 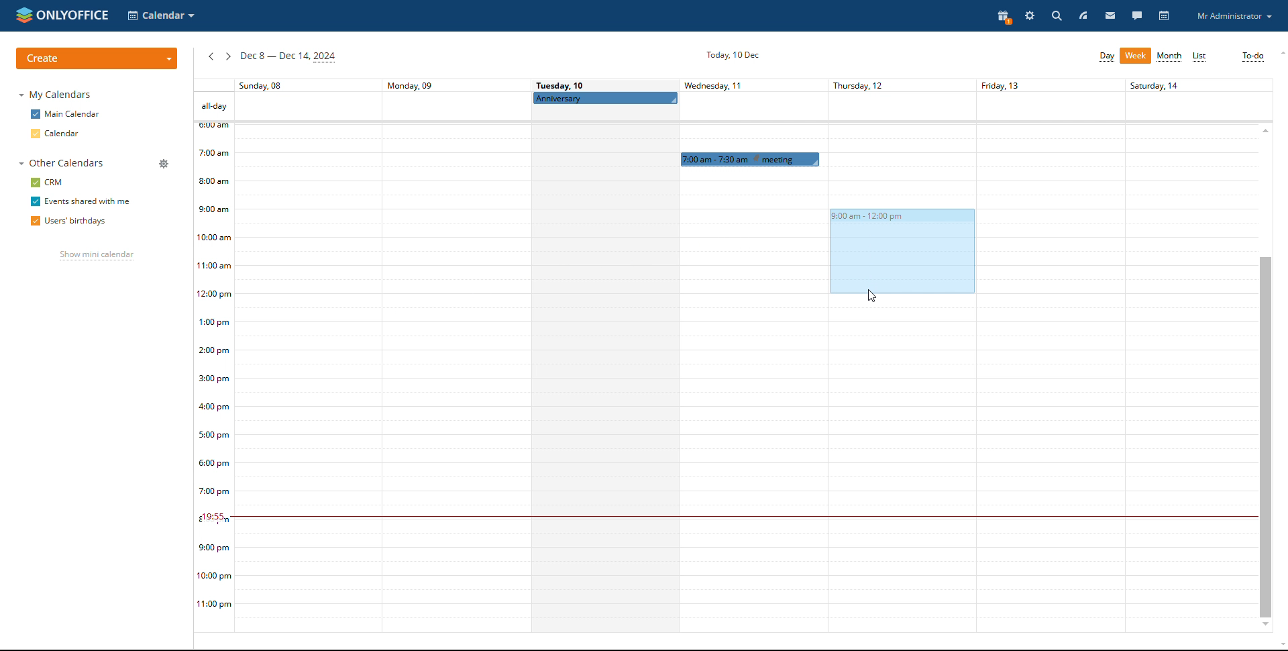 I want to click on feed, so click(x=1083, y=15).